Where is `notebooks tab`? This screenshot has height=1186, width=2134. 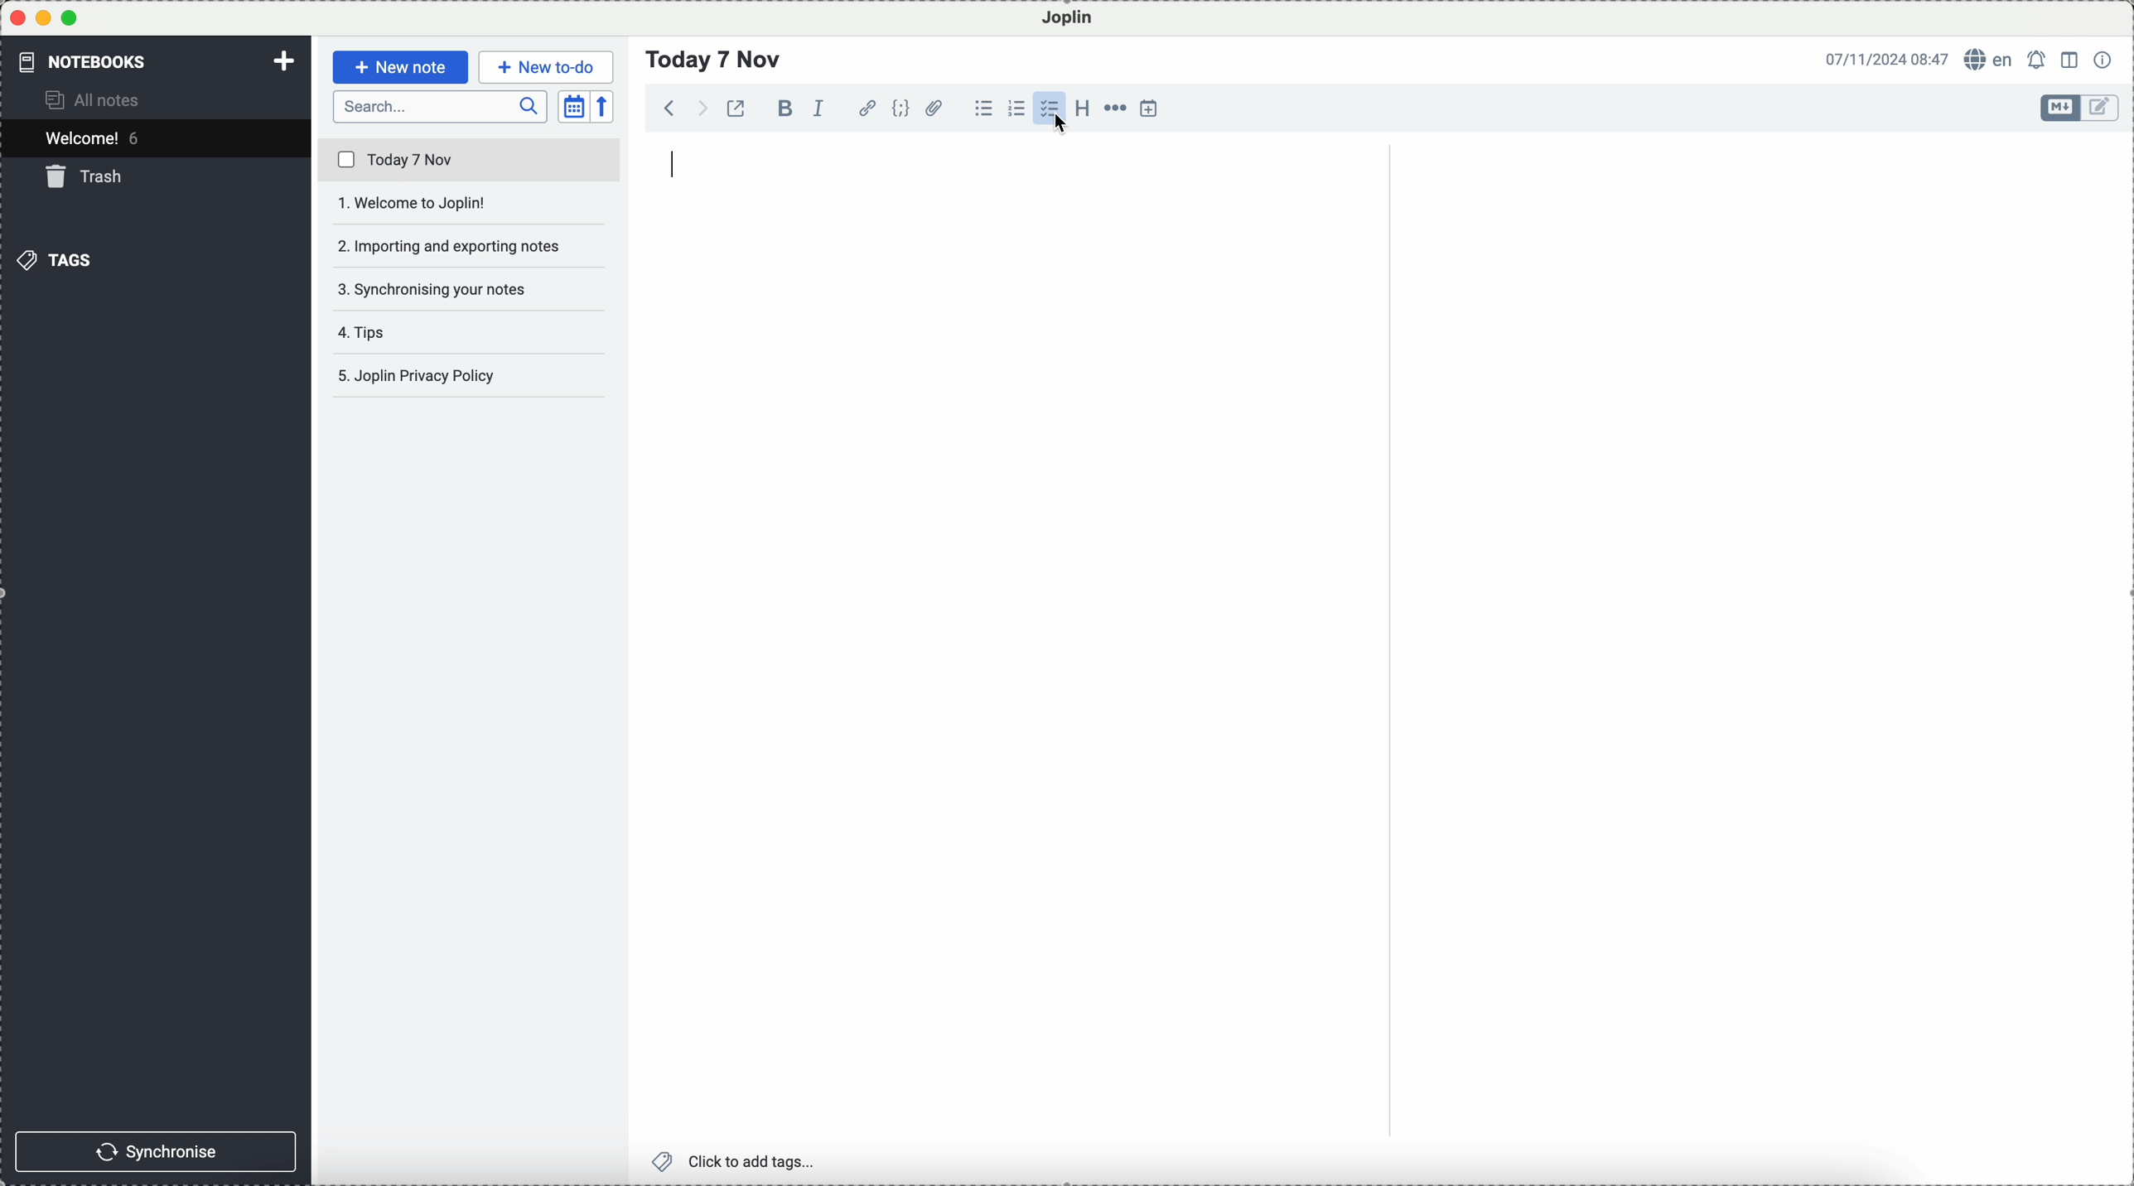
notebooks tab is located at coordinates (96, 61).